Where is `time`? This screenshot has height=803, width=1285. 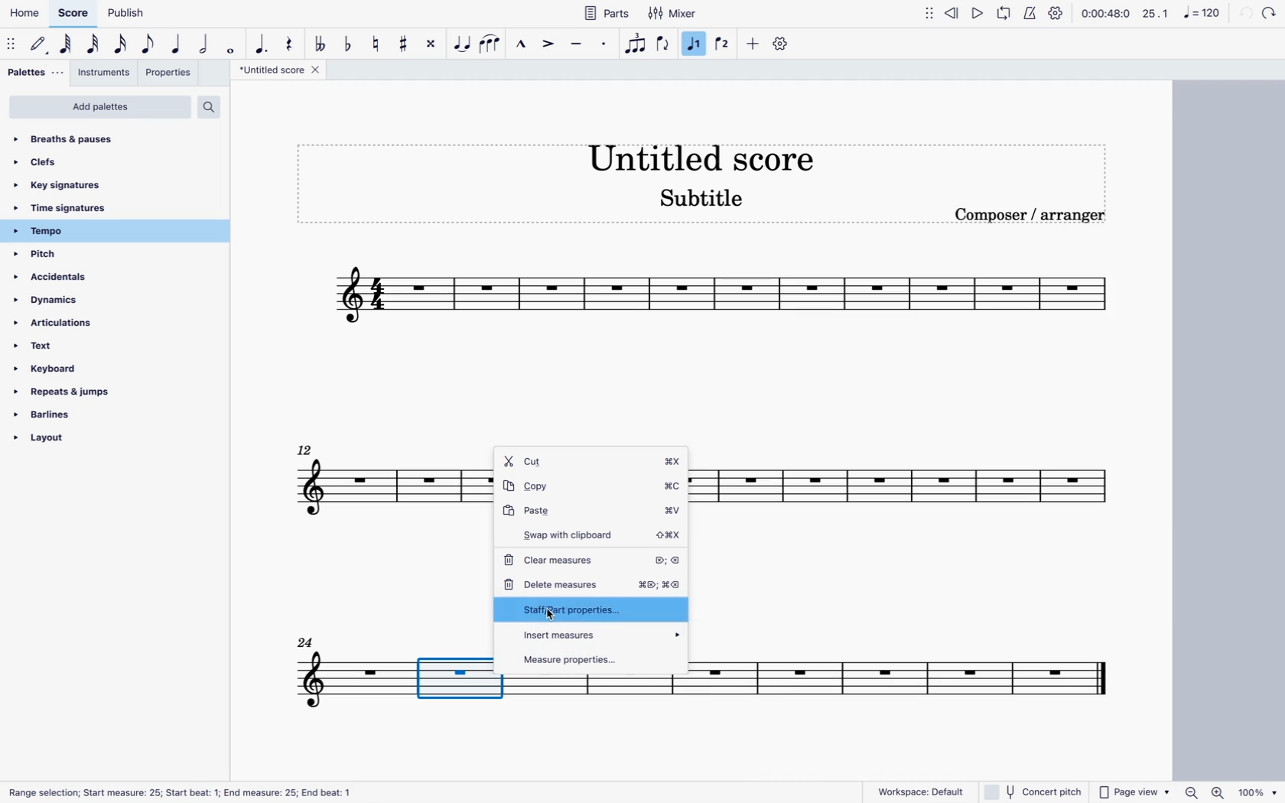
time is located at coordinates (1105, 14).